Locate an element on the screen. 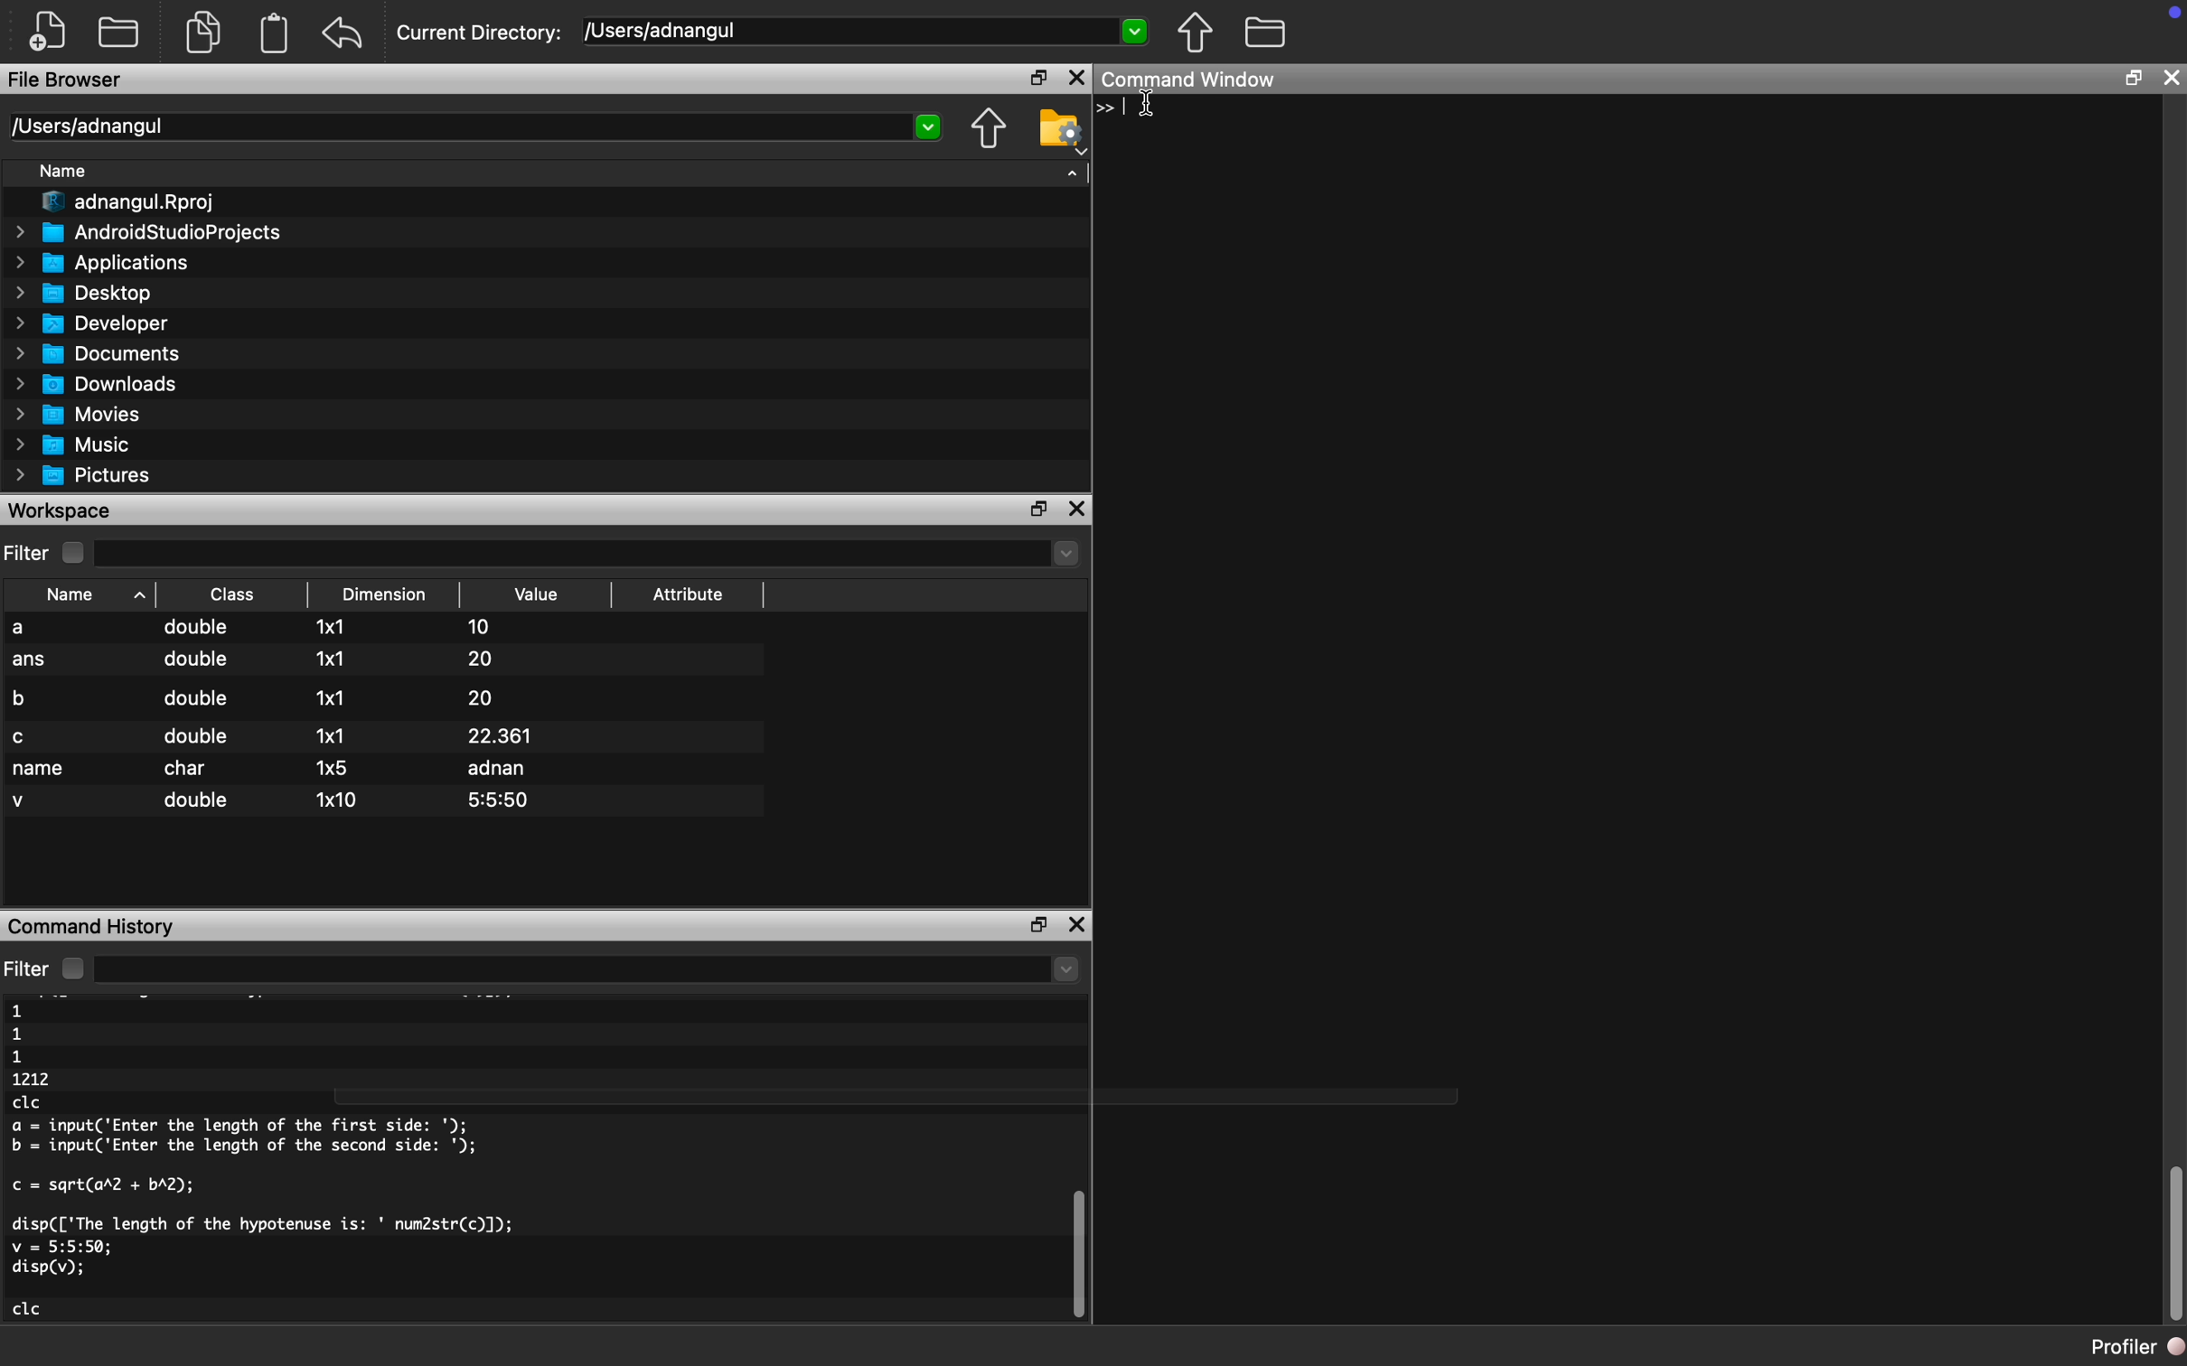  22.361 is located at coordinates (502, 735).